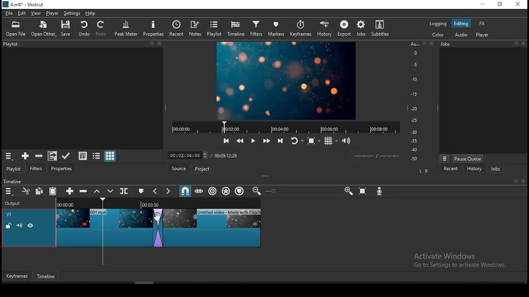 This screenshot has width=529, height=297. What do you see at coordinates (416, 100) in the screenshot?
I see `scale` at bounding box center [416, 100].